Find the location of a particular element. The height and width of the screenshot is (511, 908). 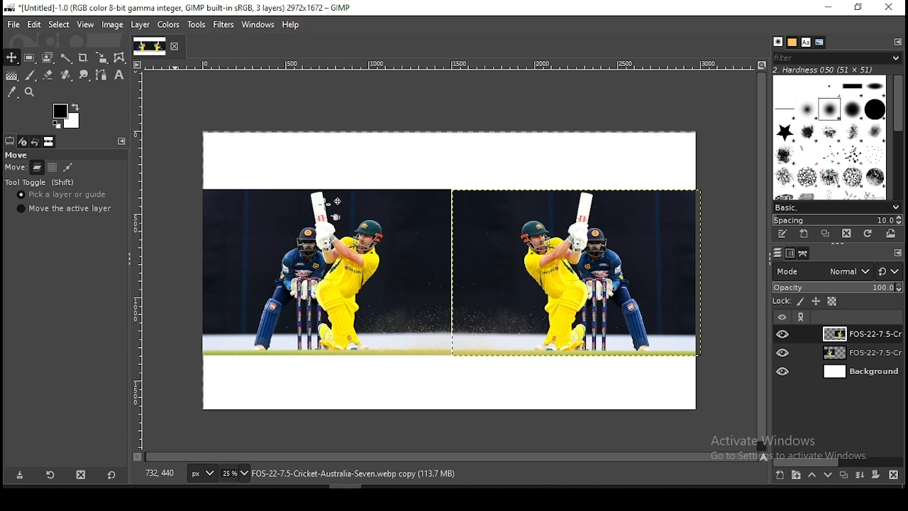

smudge tool is located at coordinates (82, 75).